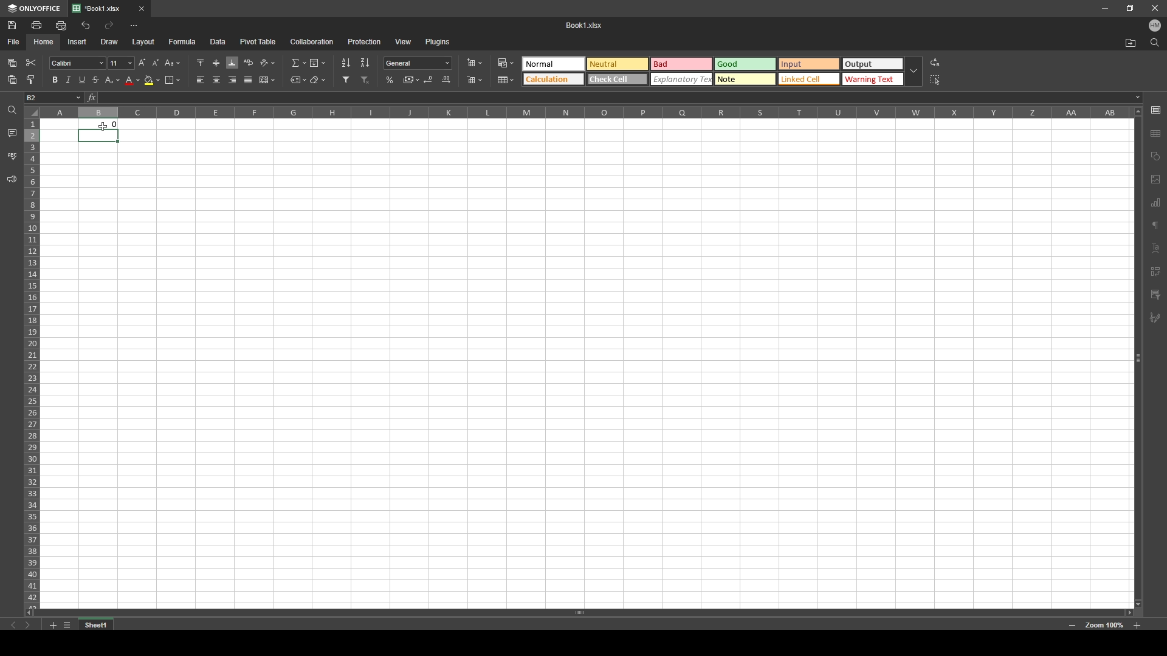 This screenshot has width=1167, height=656. What do you see at coordinates (201, 80) in the screenshot?
I see `align left` at bounding box center [201, 80].